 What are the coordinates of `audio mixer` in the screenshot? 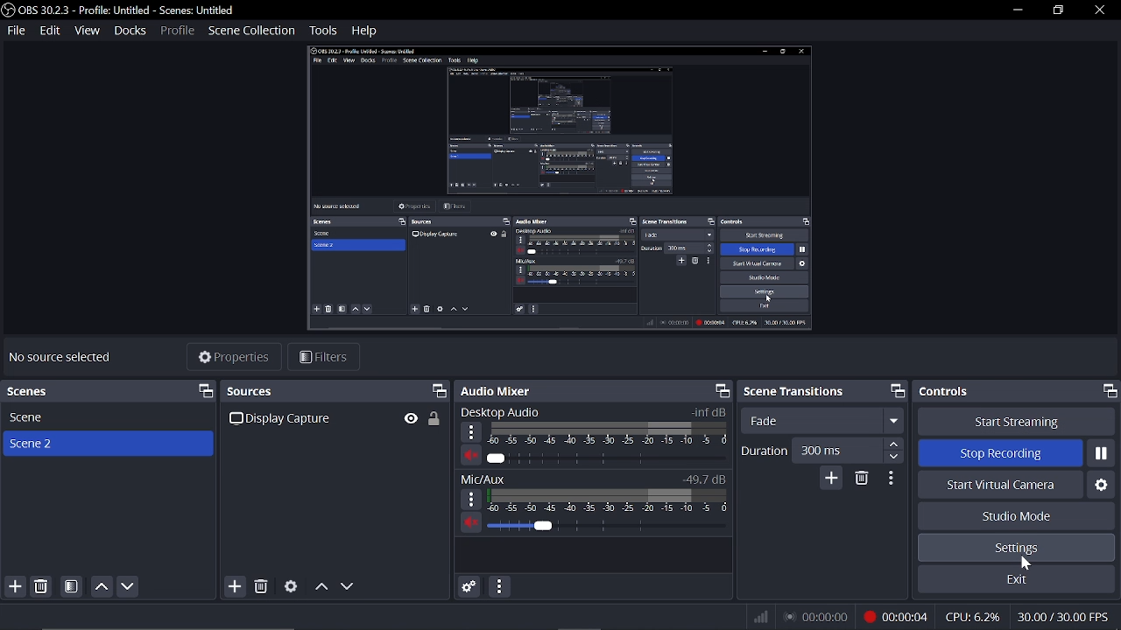 It's located at (503, 389).